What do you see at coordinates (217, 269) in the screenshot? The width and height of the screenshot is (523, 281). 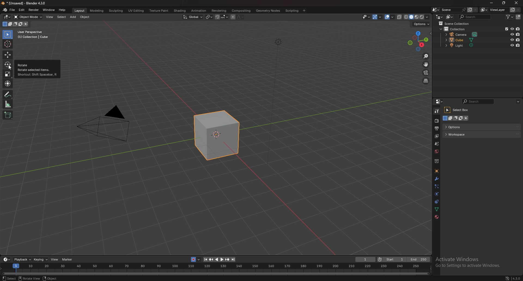 I see `Timeline` at bounding box center [217, 269].